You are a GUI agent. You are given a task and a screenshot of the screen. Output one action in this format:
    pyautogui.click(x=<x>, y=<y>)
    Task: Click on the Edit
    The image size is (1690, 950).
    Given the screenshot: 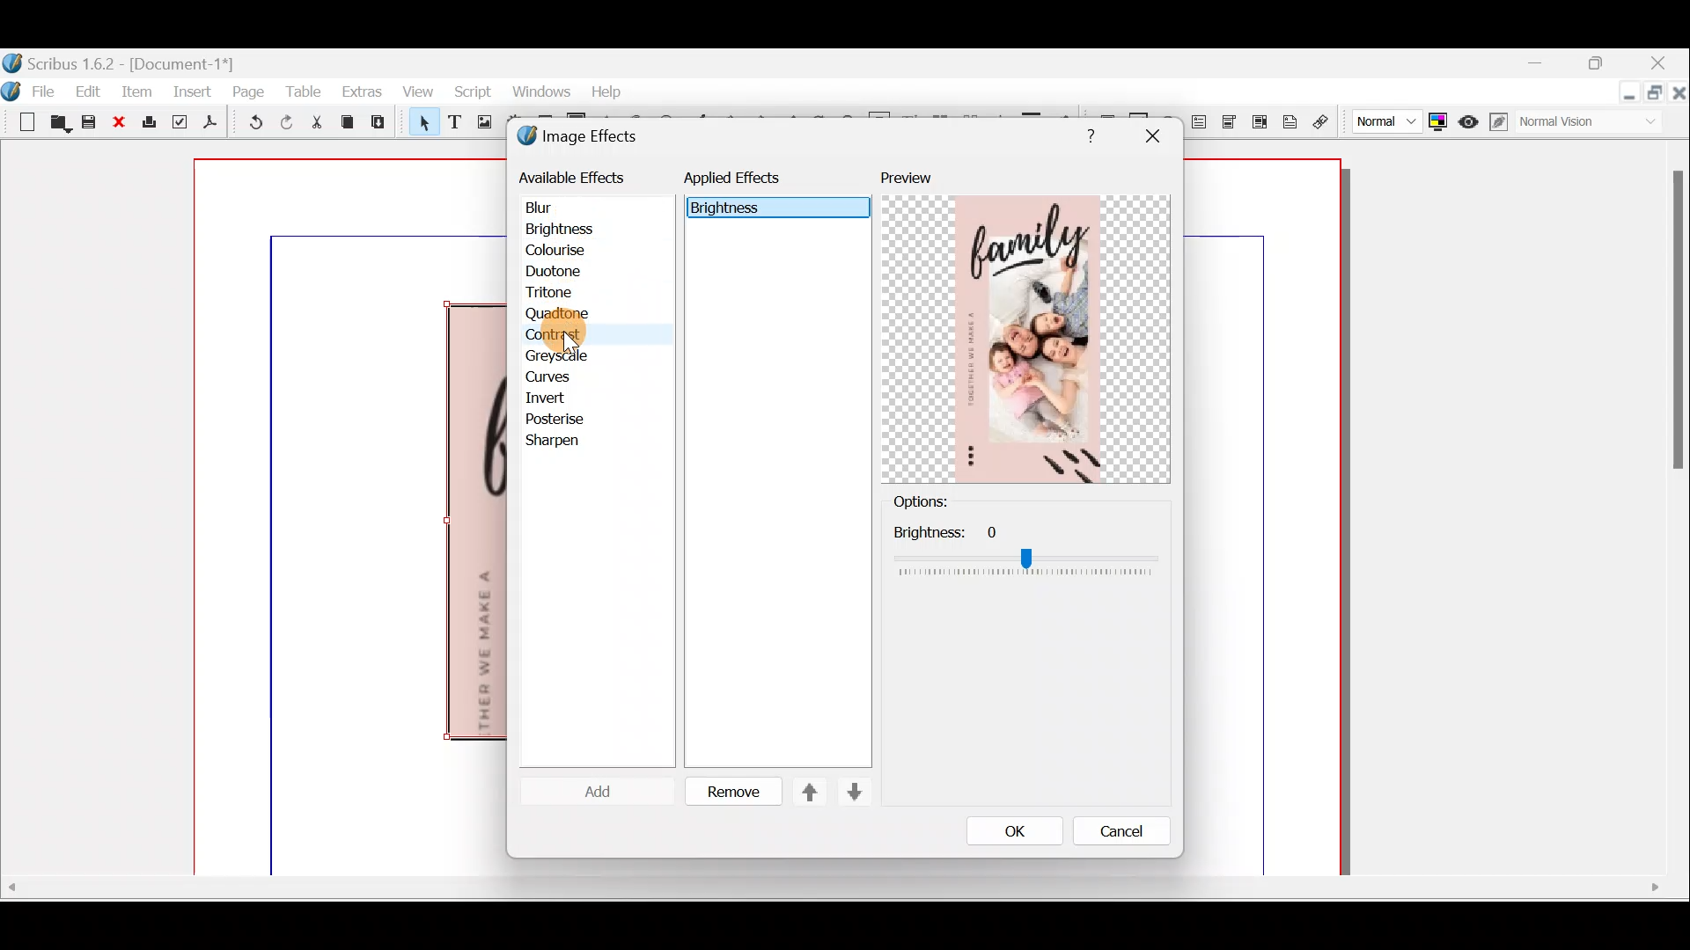 What is the action you would take?
    pyautogui.click(x=91, y=91)
    